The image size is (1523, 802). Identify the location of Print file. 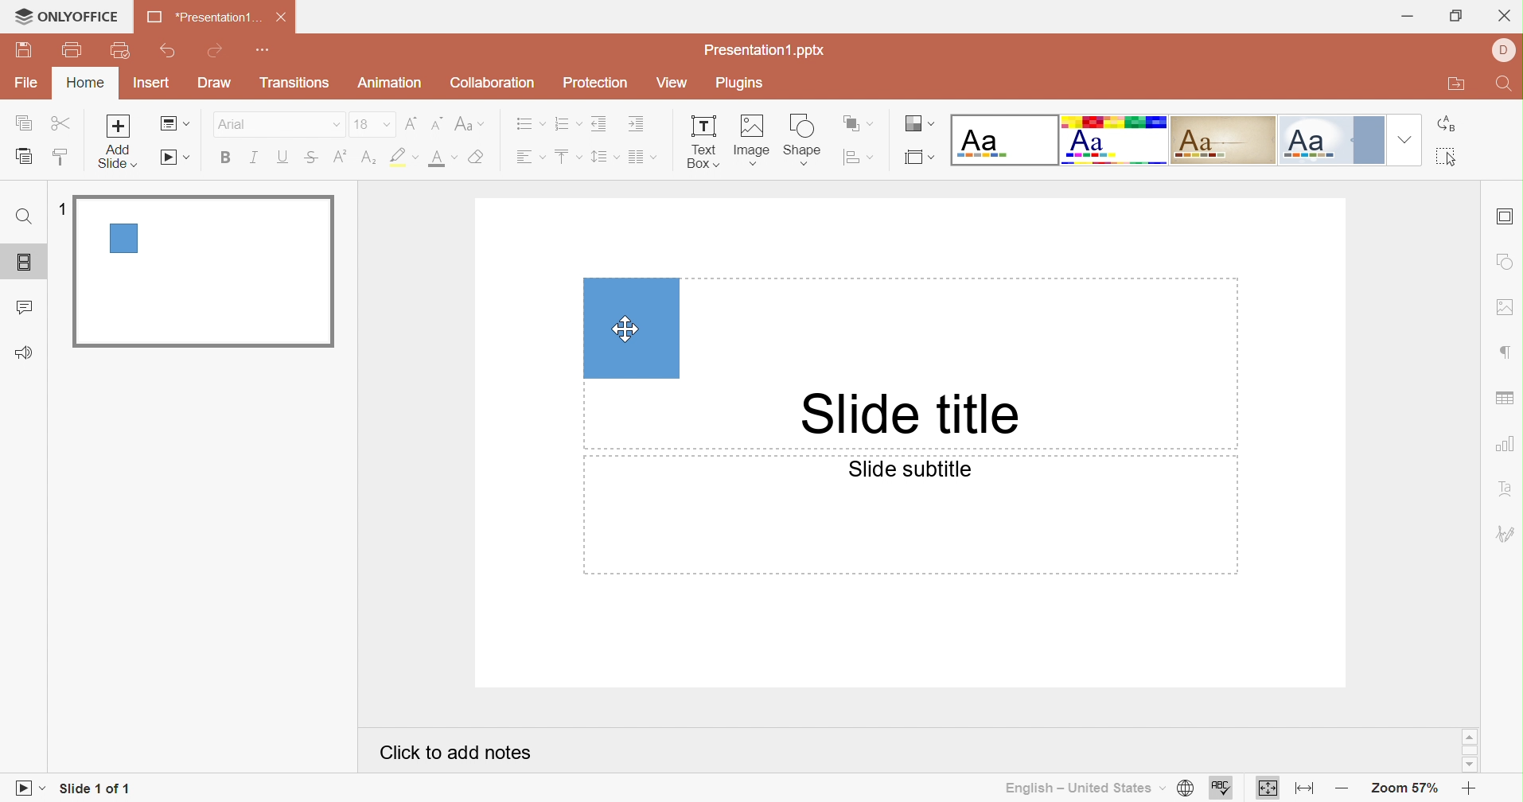
(76, 49).